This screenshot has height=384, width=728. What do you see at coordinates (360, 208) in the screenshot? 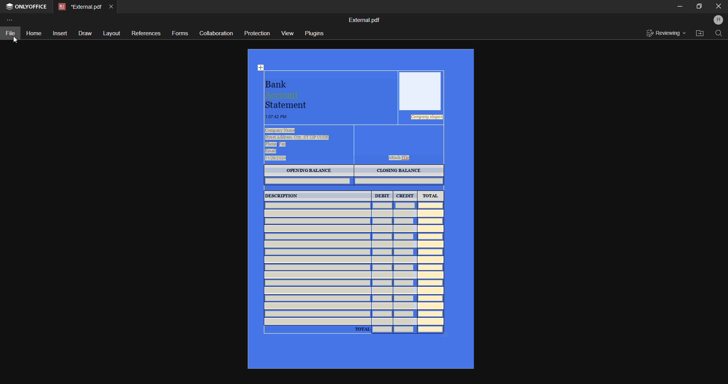
I see `This is a 30 day eviction notice informing tenants that they must either pay overdue rent, correct a lease violation, or vacate the premises due to illegal activity. Failure to comply will result in legal actions.` at bounding box center [360, 208].